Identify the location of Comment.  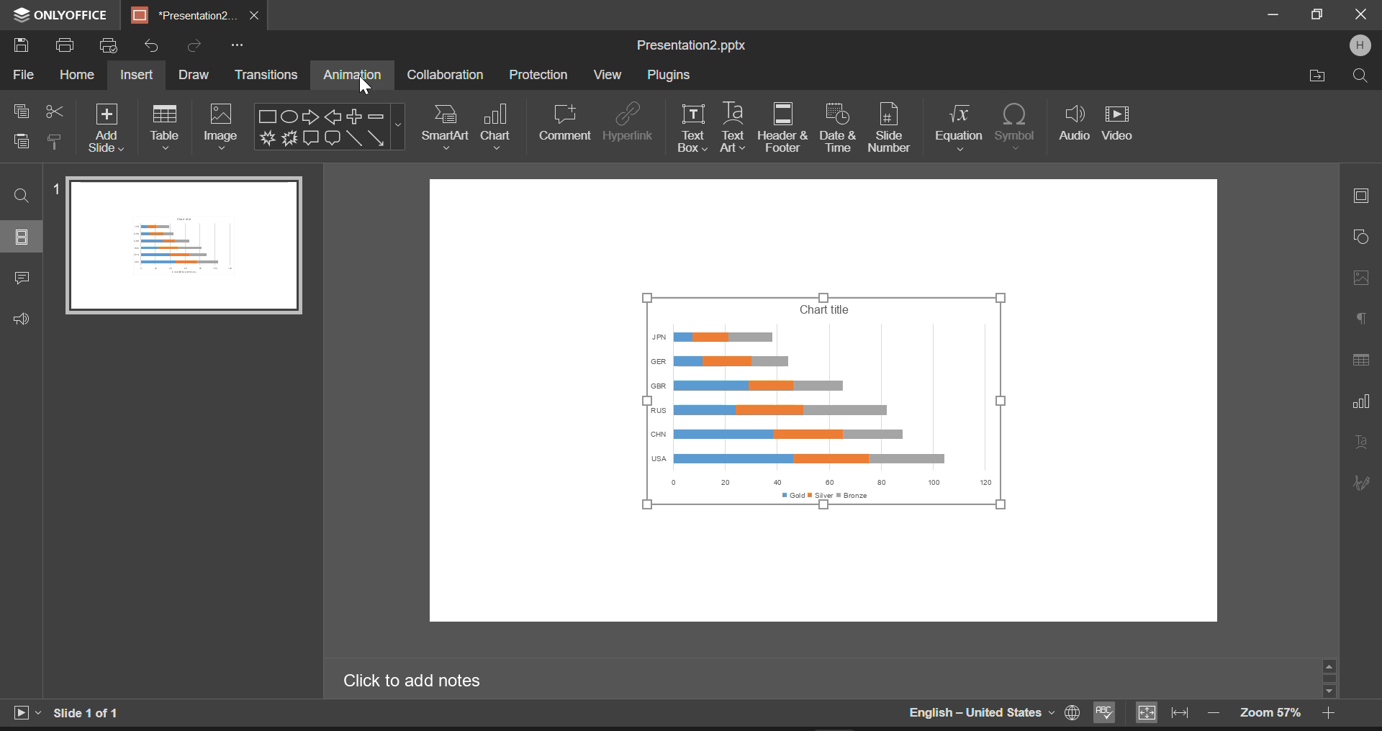
(561, 123).